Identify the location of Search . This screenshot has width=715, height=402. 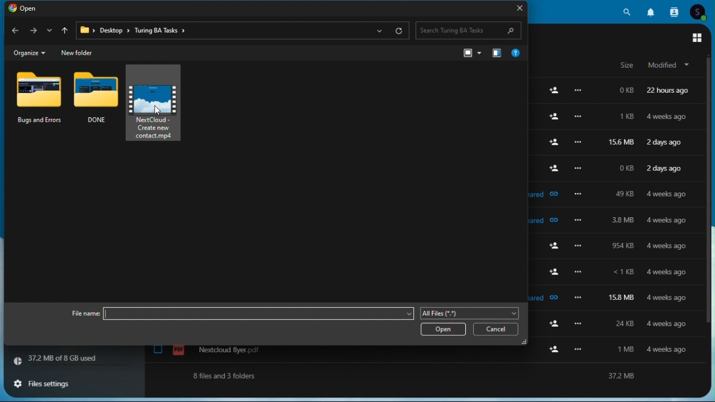
(627, 12).